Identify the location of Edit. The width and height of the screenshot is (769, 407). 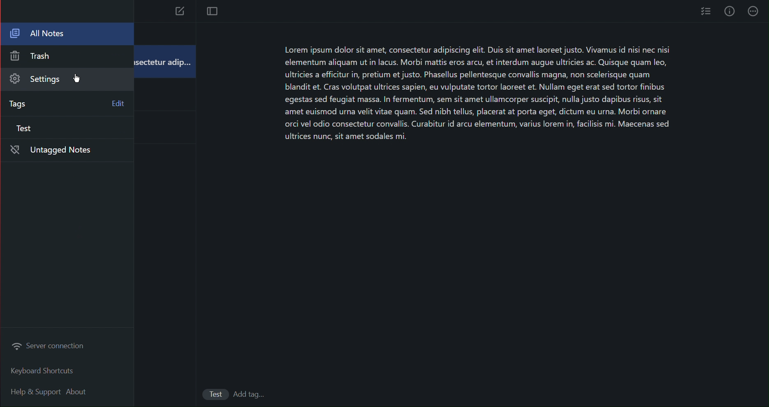
(116, 103).